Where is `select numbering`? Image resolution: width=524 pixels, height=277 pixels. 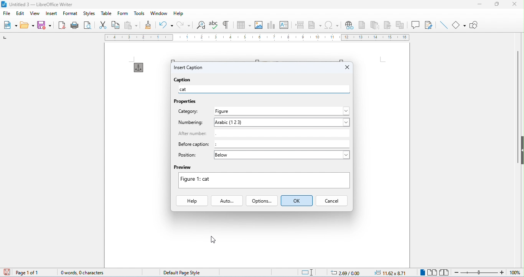
select numbering is located at coordinates (282, 122).